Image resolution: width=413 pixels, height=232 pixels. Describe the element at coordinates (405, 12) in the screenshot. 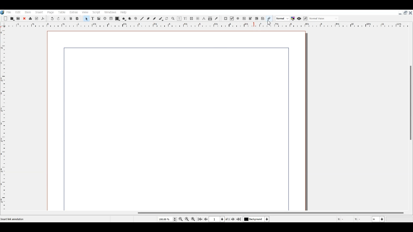

I see `Maximize` at that location.